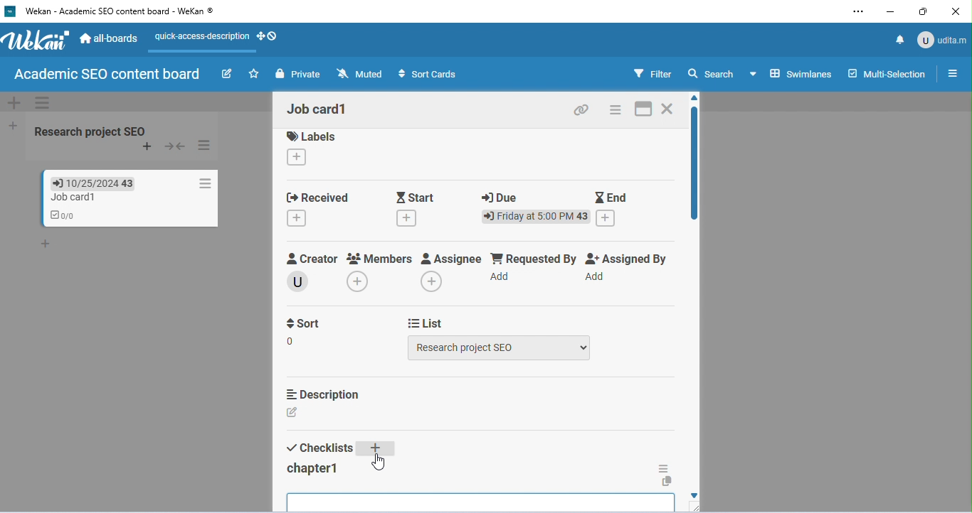 The image size is (972, 513). What do you see at coordinates (663, 468) in the screenshot?
I see `checklist actions` at bounding box center [663, 468].